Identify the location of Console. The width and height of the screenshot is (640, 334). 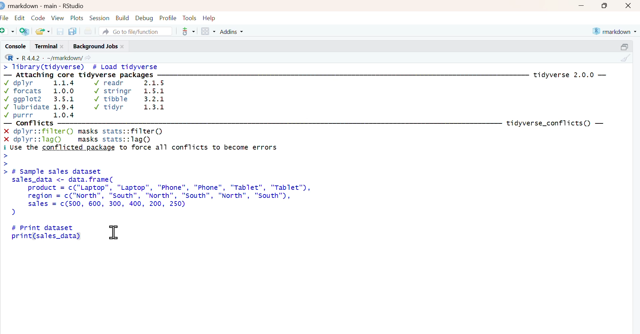
(14, 46).